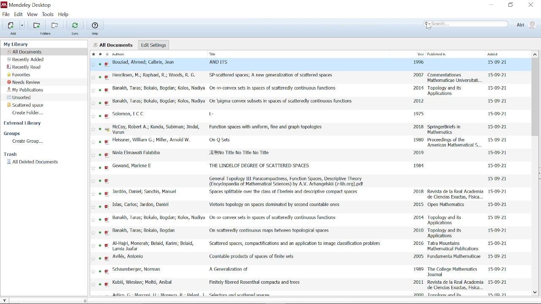  I want to click on Avilés, Antonio Countable products of spaces of finite sets 2005 Fundamenta Mathematicoe 15 09 21, so click(307, 259).